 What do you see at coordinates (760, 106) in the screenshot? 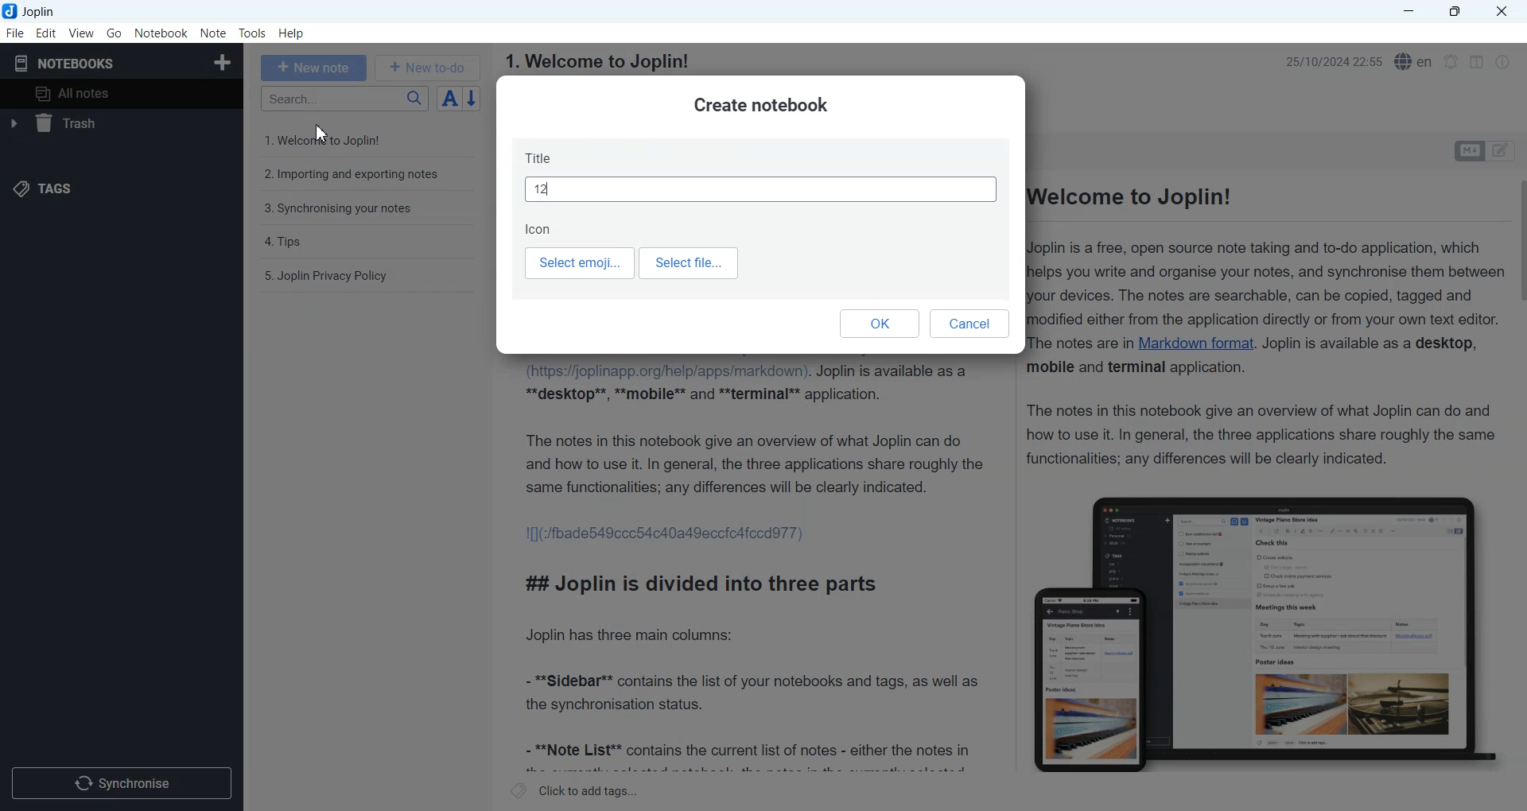
I see `Crate notebook` at bounding box center [760, 106].